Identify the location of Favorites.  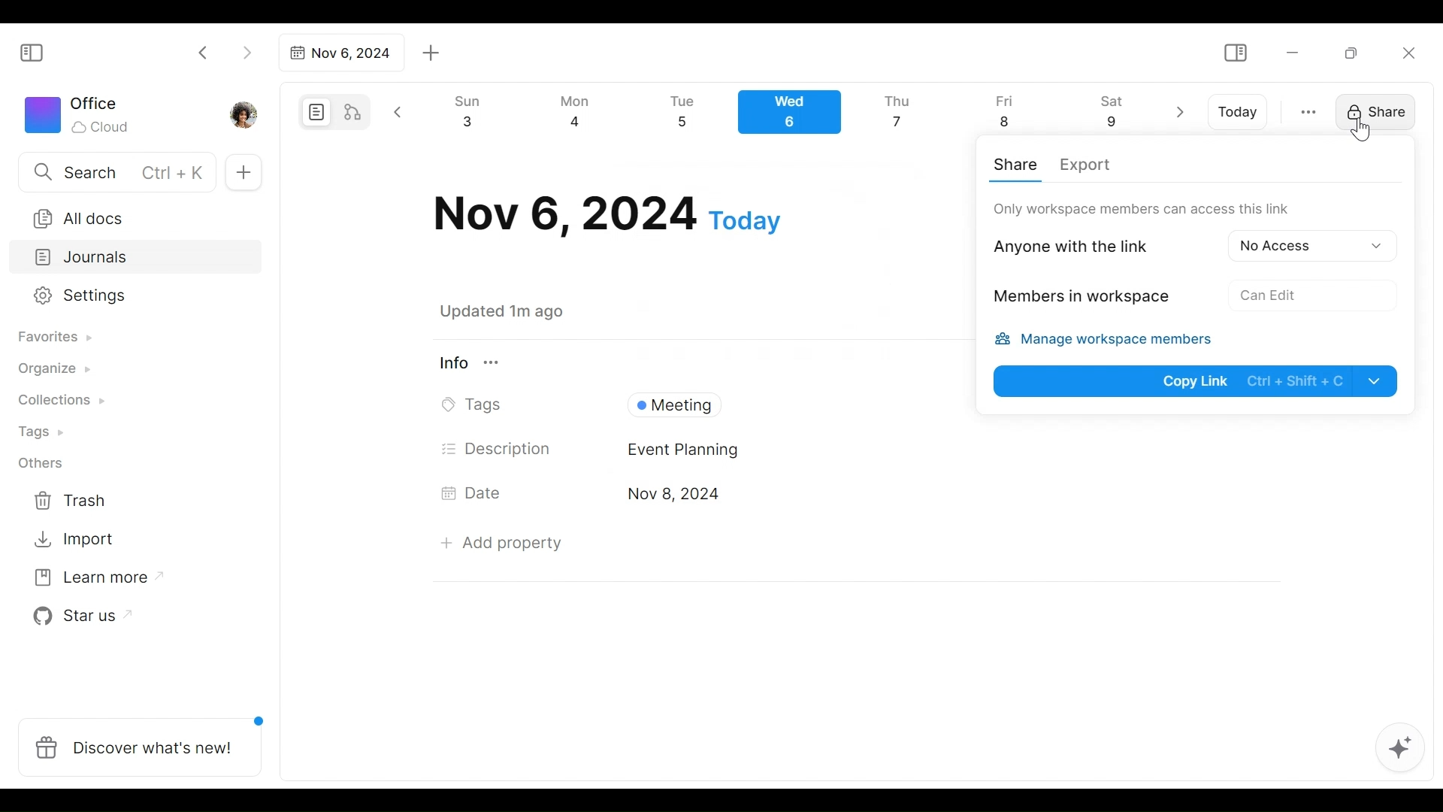
(53, 338).